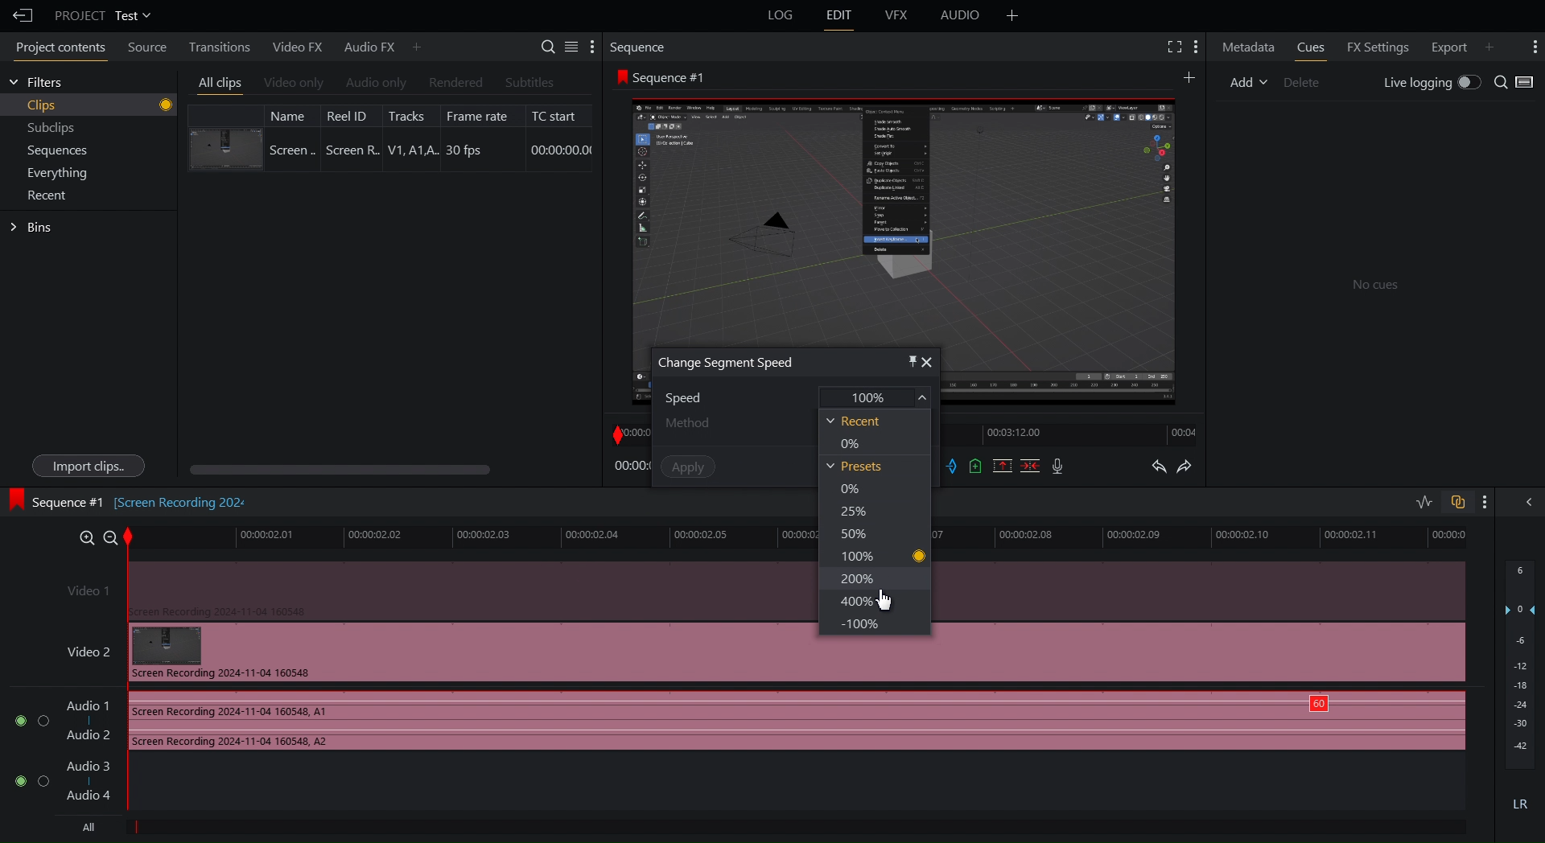 The height and width of the screenshot is (843, 1545). I want to click on Settings, so click(569, 46).